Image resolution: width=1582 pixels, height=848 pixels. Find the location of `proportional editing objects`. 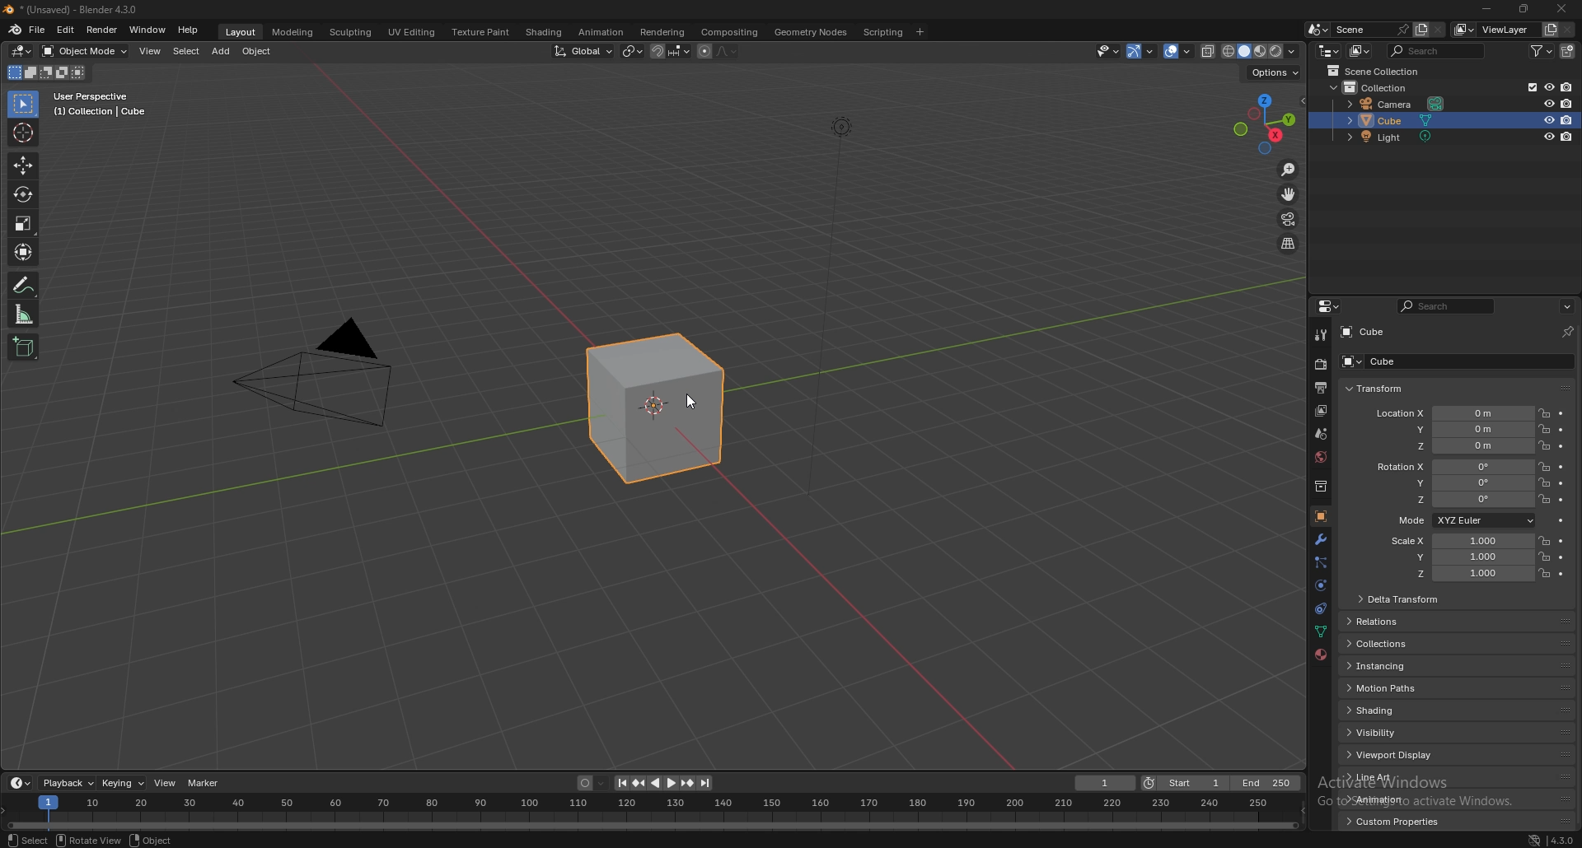

proportional editing objects is located at coordinates (718, 52).